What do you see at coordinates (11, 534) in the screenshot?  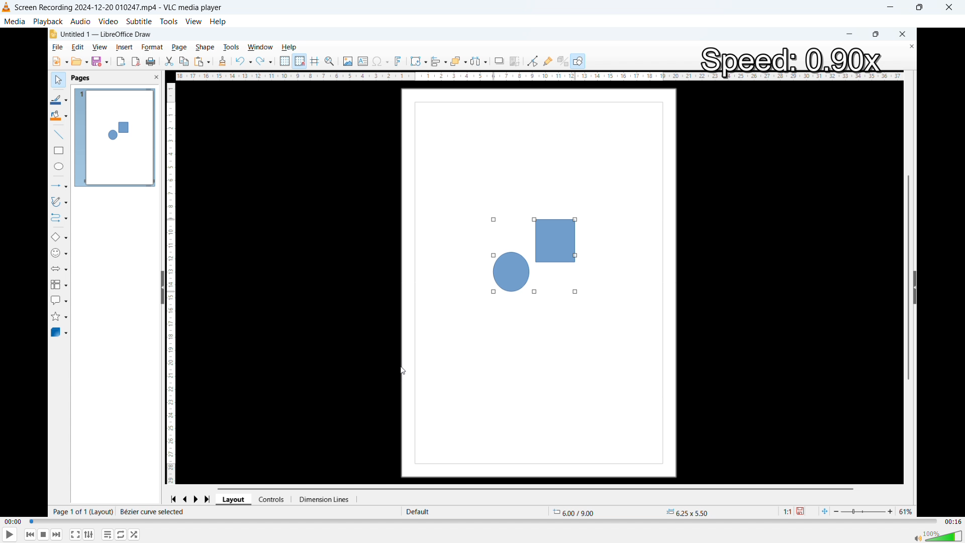 I see `play ` at bounding box center [11, 534].